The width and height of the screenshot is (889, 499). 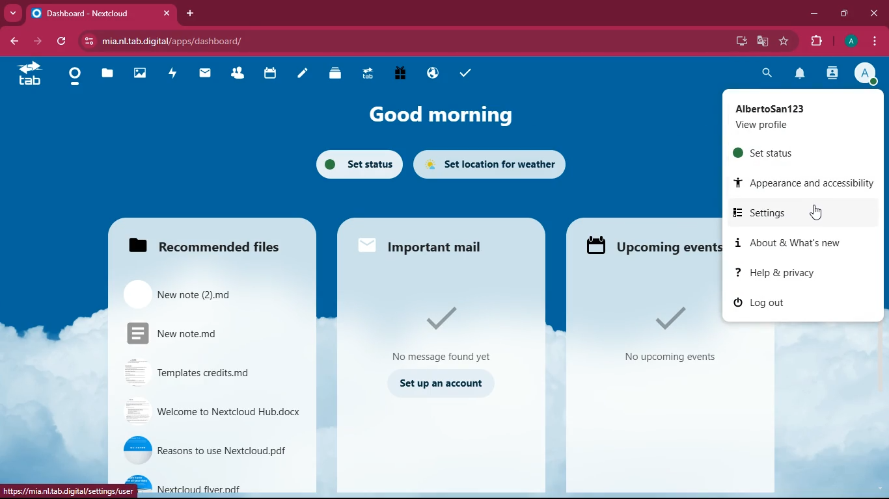 I want to click on Dashboard, so click(x=75, y=77).